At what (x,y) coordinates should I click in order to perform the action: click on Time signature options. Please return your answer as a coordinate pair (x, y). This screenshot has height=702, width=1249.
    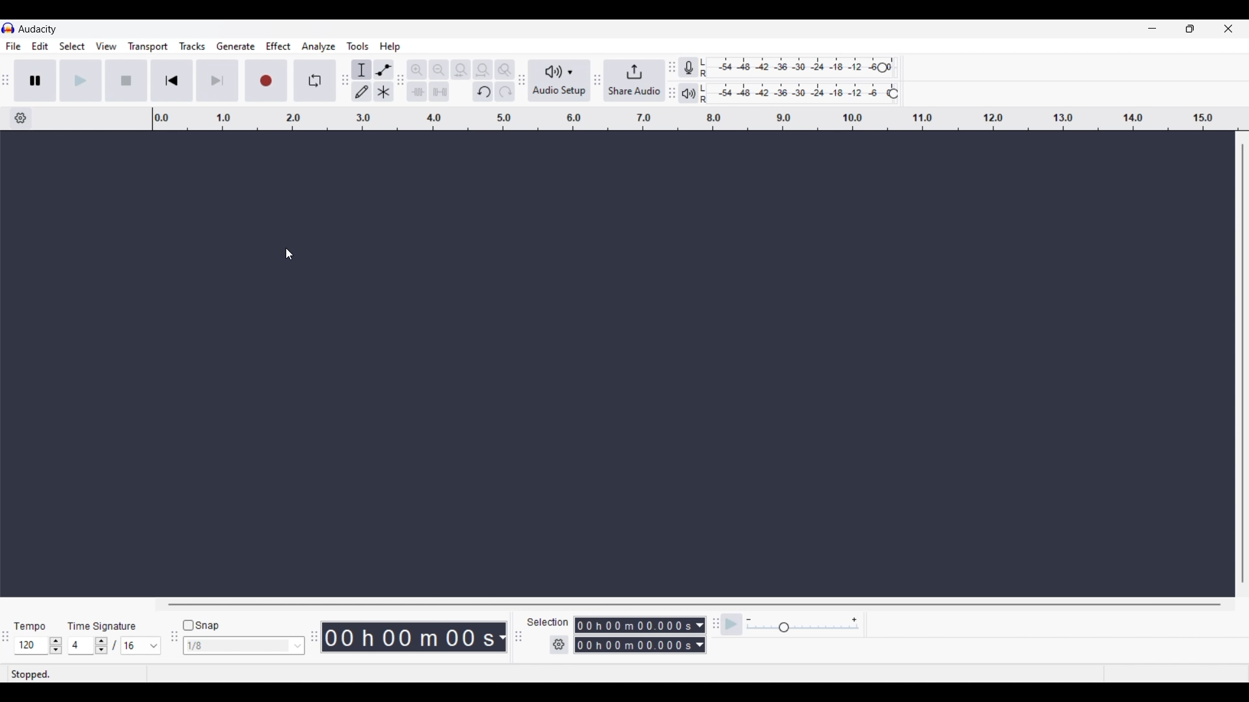
    Looking at the image, I should click on (154, 646).